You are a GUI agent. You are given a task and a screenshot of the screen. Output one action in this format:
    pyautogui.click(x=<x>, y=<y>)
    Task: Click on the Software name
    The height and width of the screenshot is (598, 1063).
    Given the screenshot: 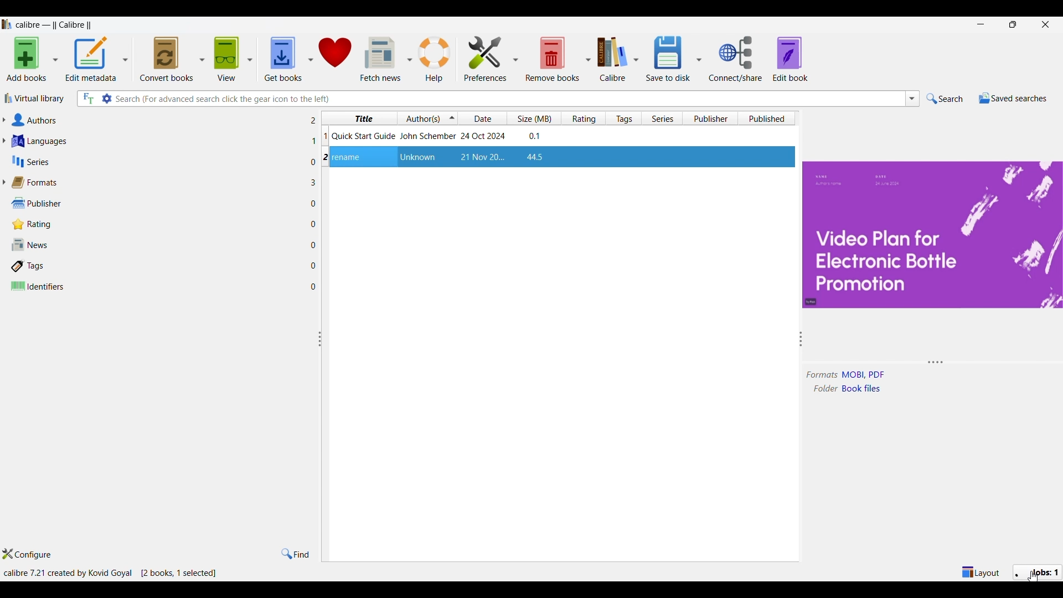 What is the action you would take?
    pyautogui.click(x=56, y=26)
    